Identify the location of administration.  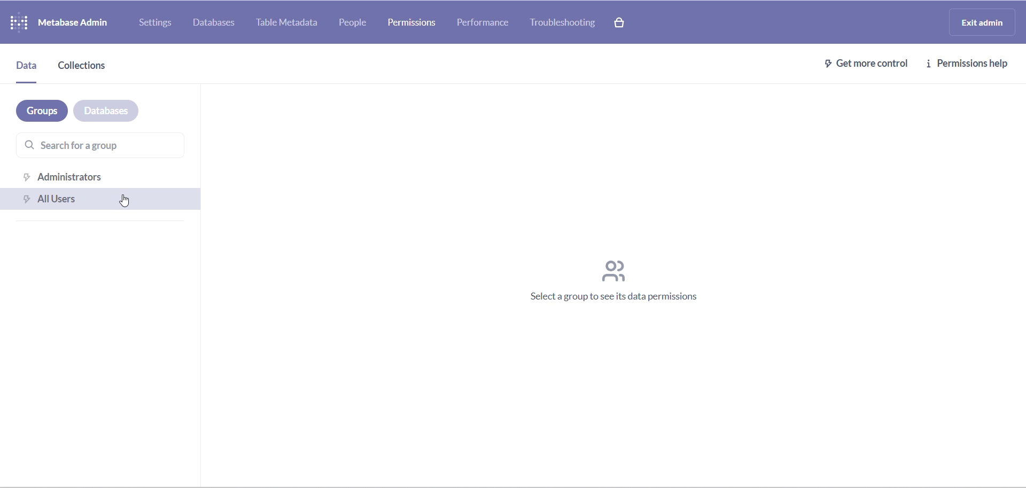
(105, 176).